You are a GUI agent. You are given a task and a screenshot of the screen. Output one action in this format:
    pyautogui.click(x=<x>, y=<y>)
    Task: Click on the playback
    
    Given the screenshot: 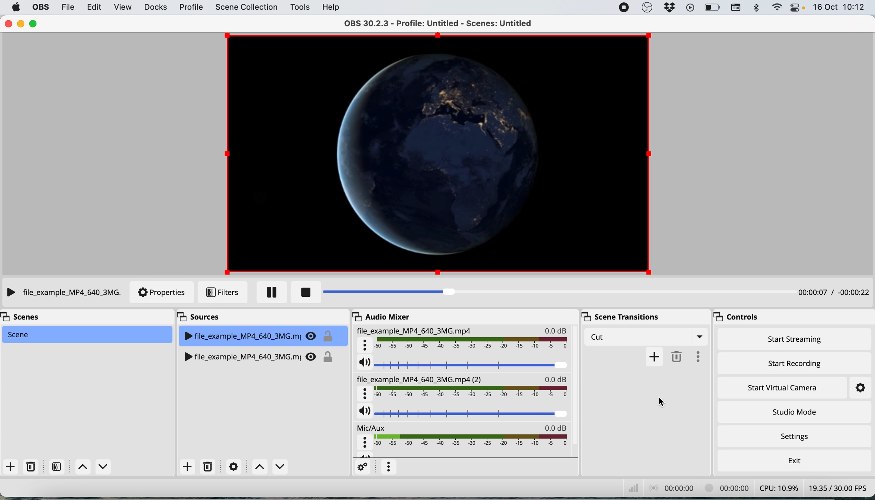 What is the action you would take?
    pyautogui.click(x=692, y=8)
    